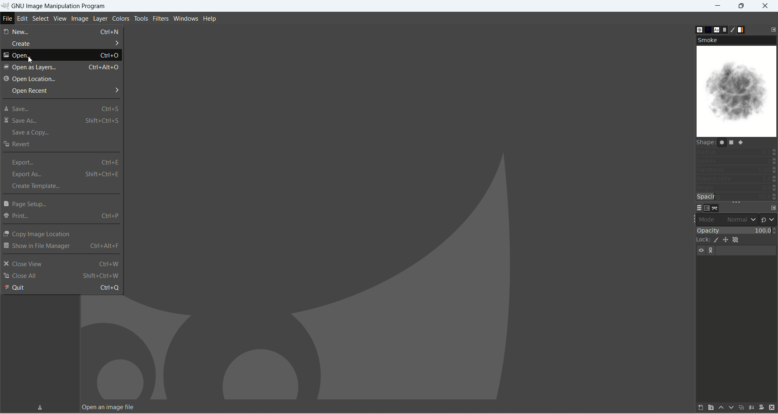  What do you see at coordinates (64, 91) in the screenshot?
I see `open recent` at bounding box center [64, 91].